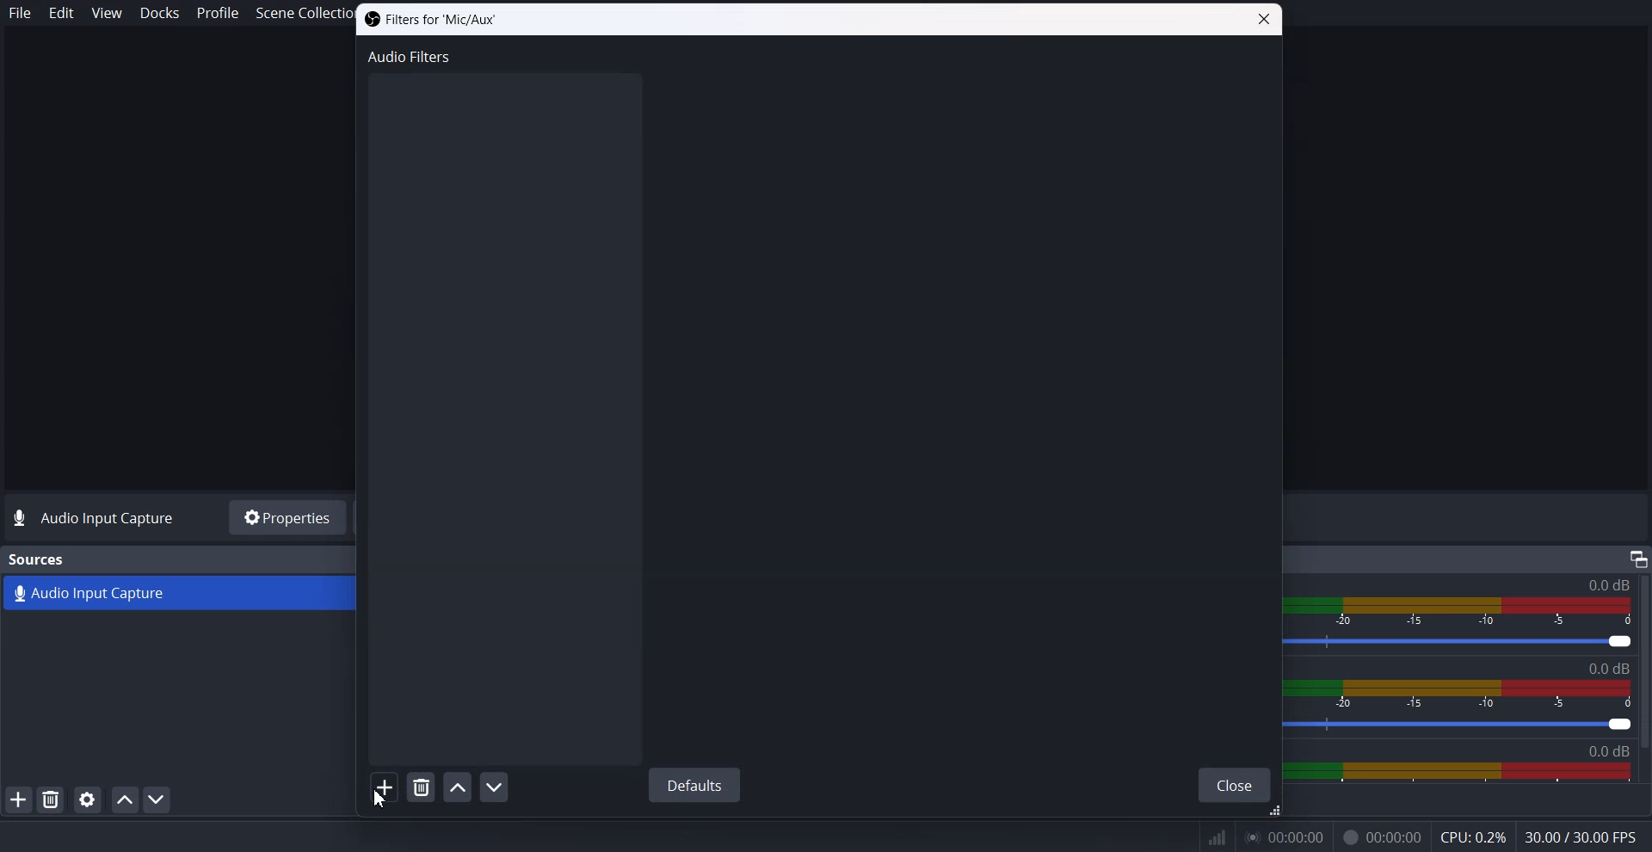 This screenshot has height=852, width=1652. I want to click on Move source up, so click(125, 800).